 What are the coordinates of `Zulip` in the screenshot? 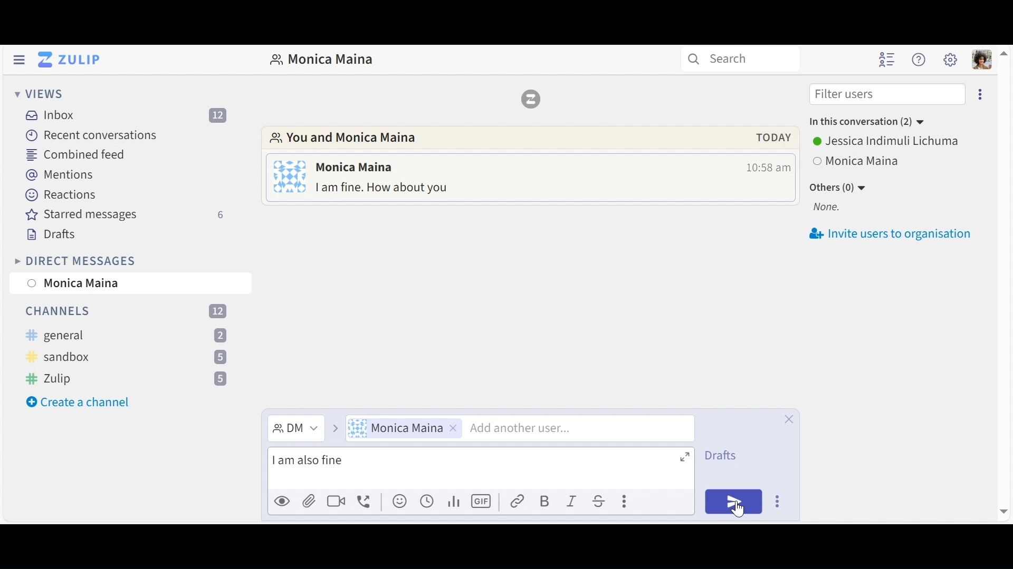 It's located at (530, 99).